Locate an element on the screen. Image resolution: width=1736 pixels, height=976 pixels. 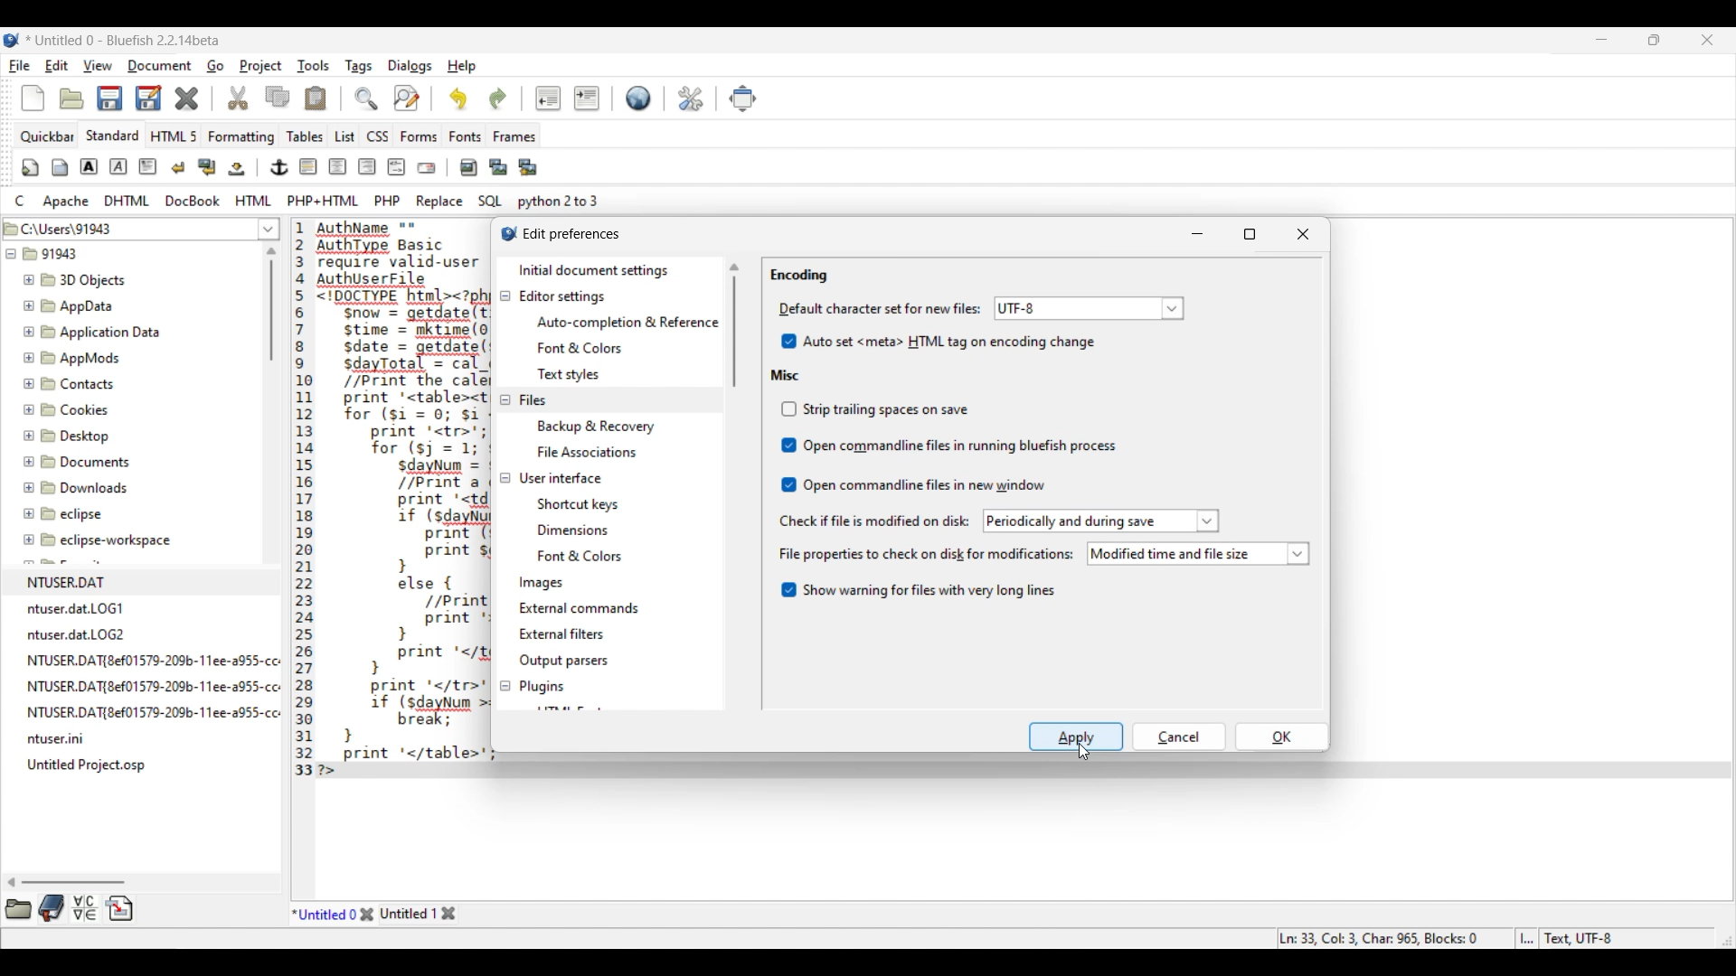
Window title is located at coordinates (572, 235).